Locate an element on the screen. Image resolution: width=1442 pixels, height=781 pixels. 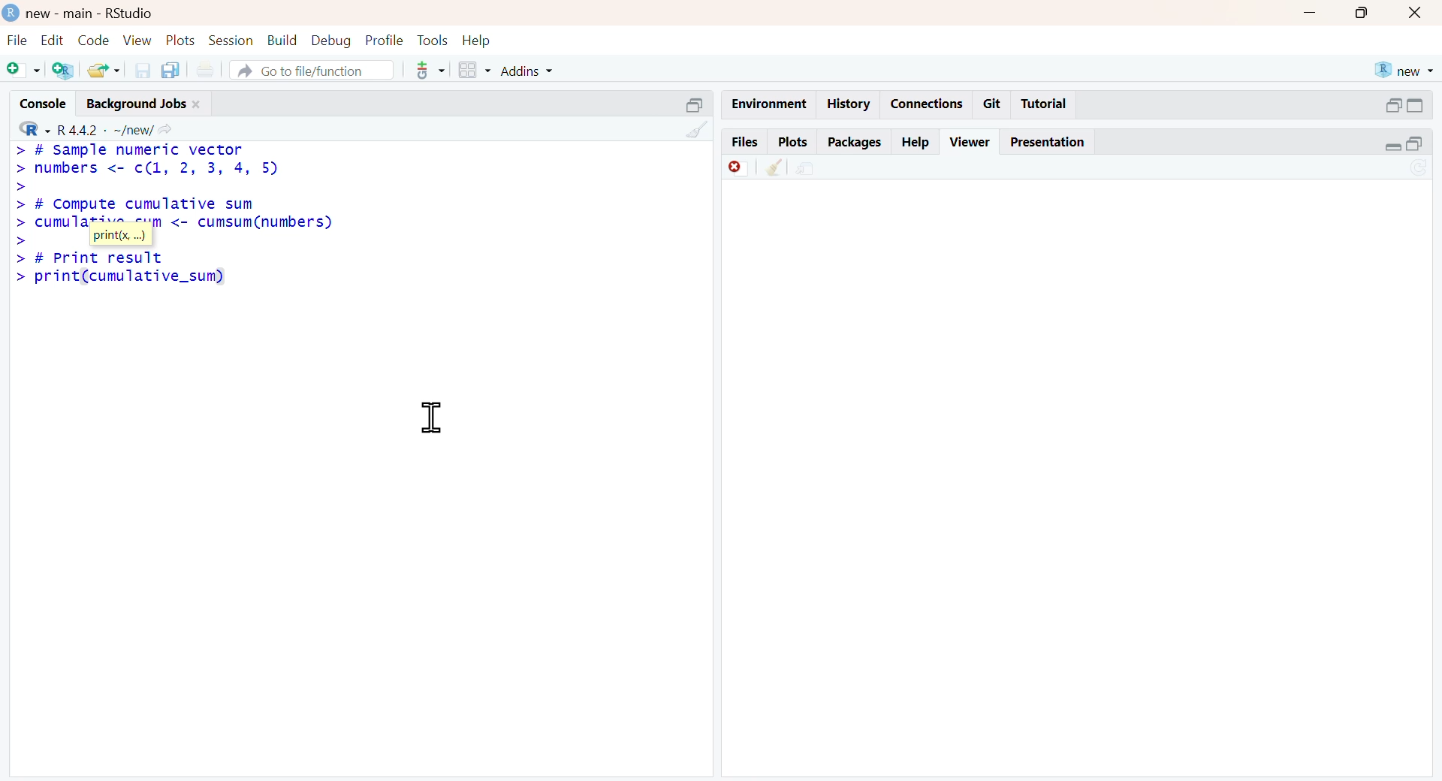
console is located at coordinates (45, 103).